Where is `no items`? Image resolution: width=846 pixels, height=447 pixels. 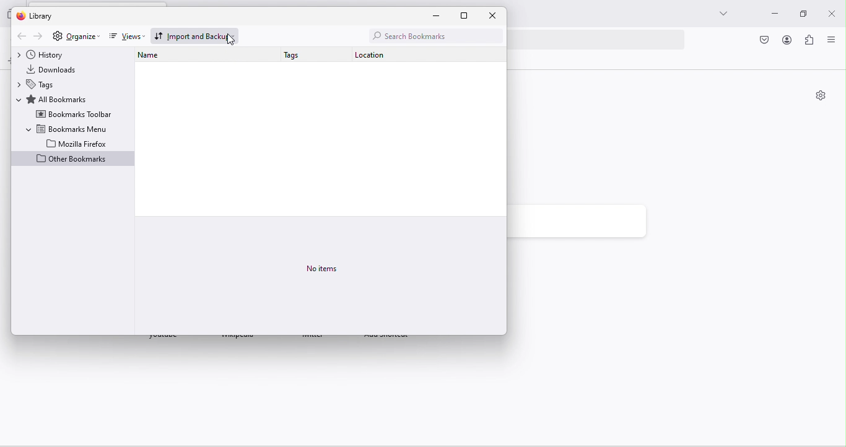 no items is located at coordinates (327, 266).